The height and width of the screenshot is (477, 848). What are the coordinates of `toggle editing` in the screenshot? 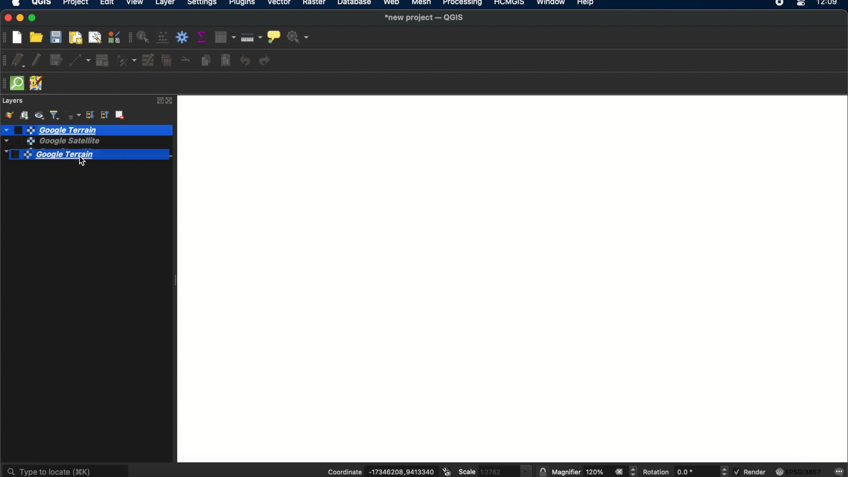 It's located at (37, 61).